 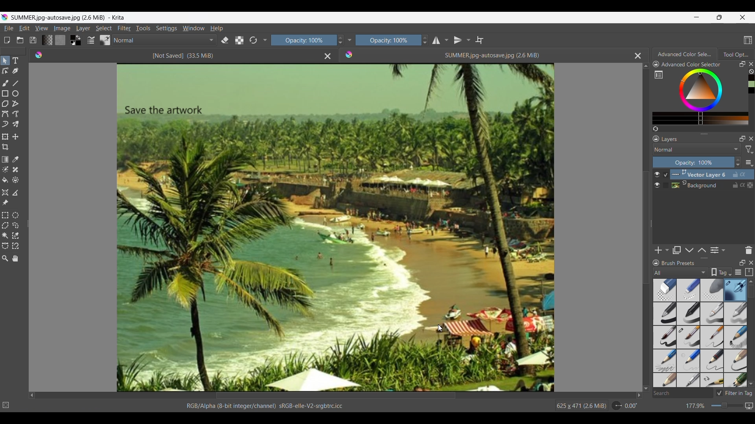 I want to click on Preserve Alpha, so click(x=239, y=40).